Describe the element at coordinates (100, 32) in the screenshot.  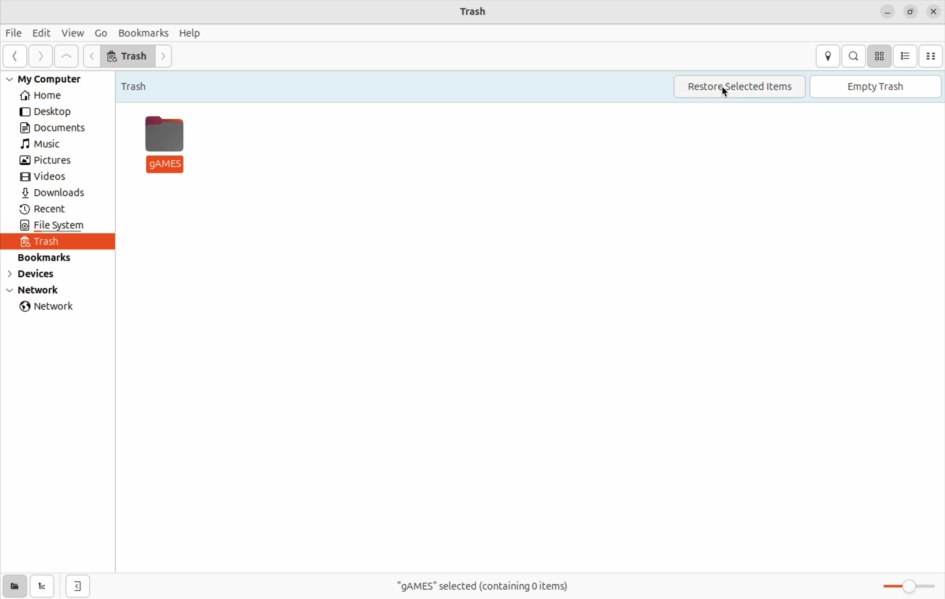
I see `Go` at that location.